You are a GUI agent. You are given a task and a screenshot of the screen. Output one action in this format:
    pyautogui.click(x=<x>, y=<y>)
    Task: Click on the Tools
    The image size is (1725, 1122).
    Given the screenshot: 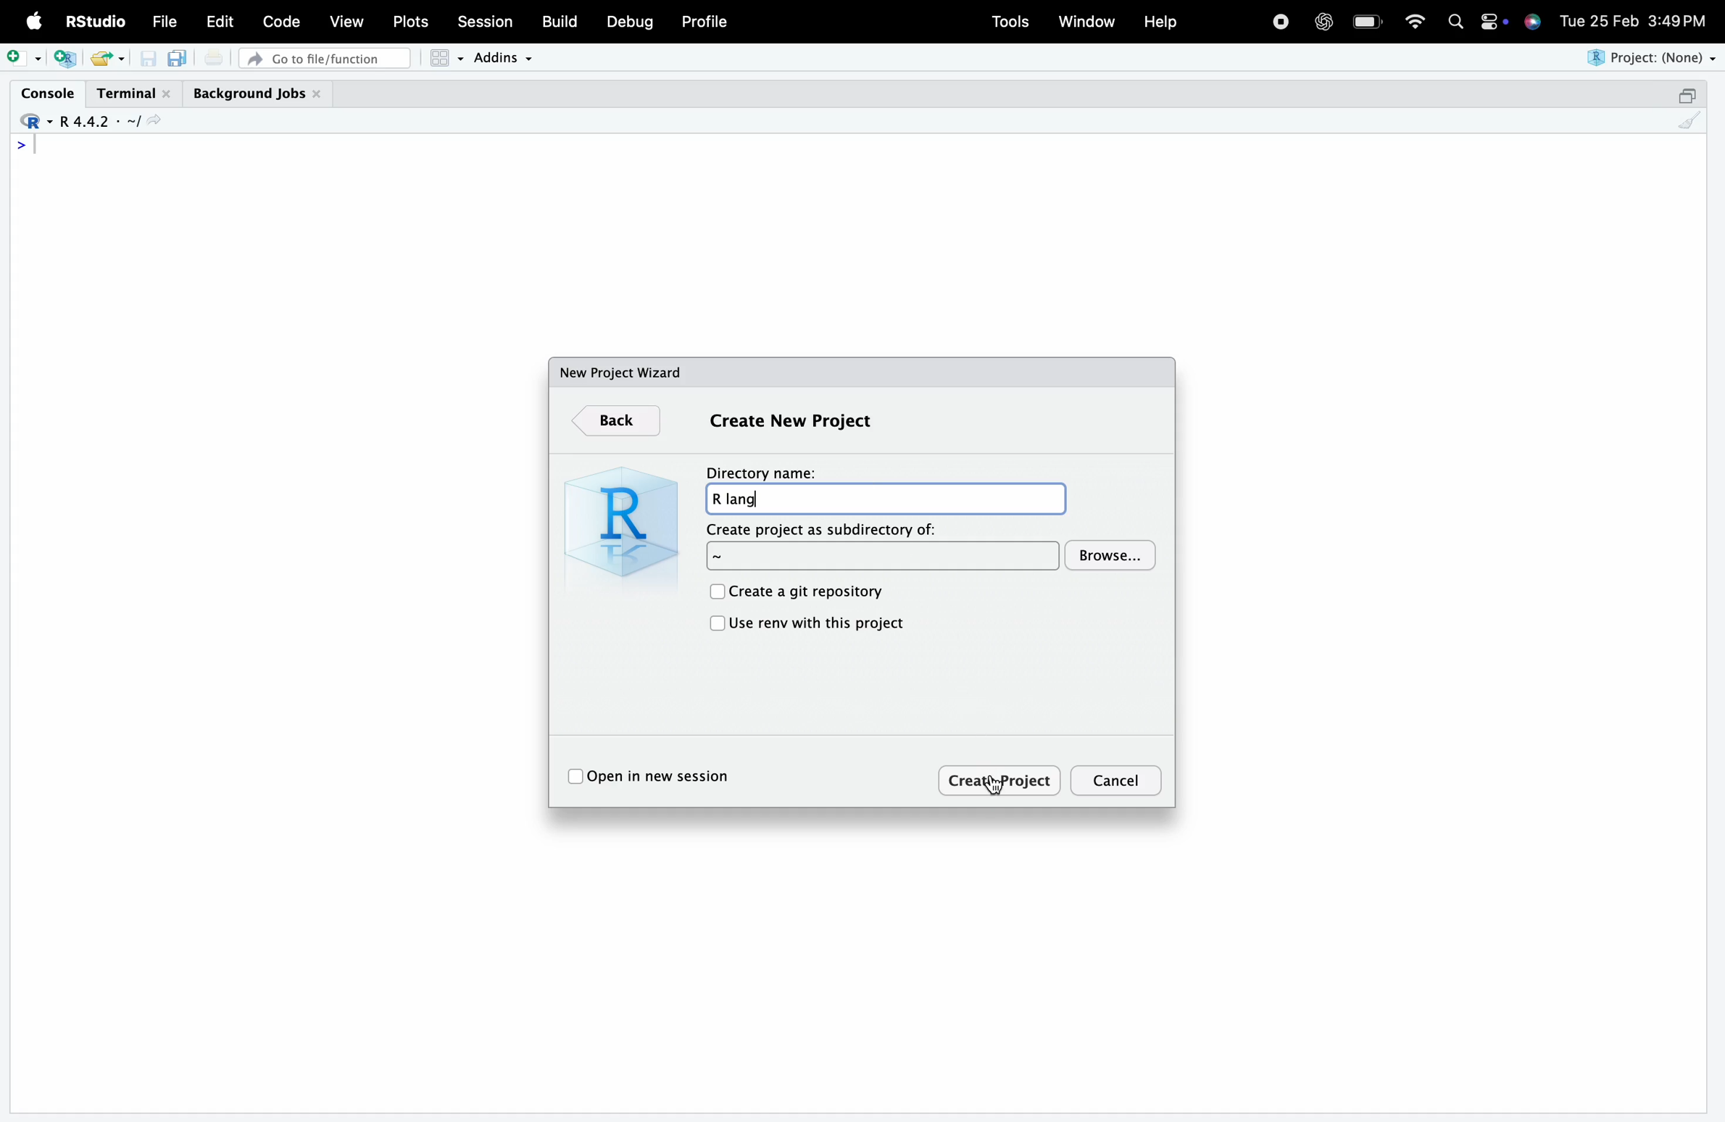 What is the action you would take?
    pyautogui.click(x=1010, y=22)
    